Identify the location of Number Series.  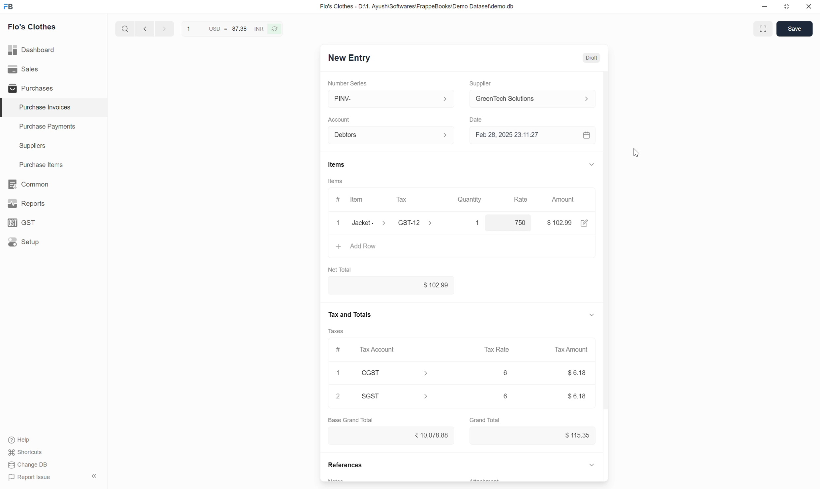
(347, 83).